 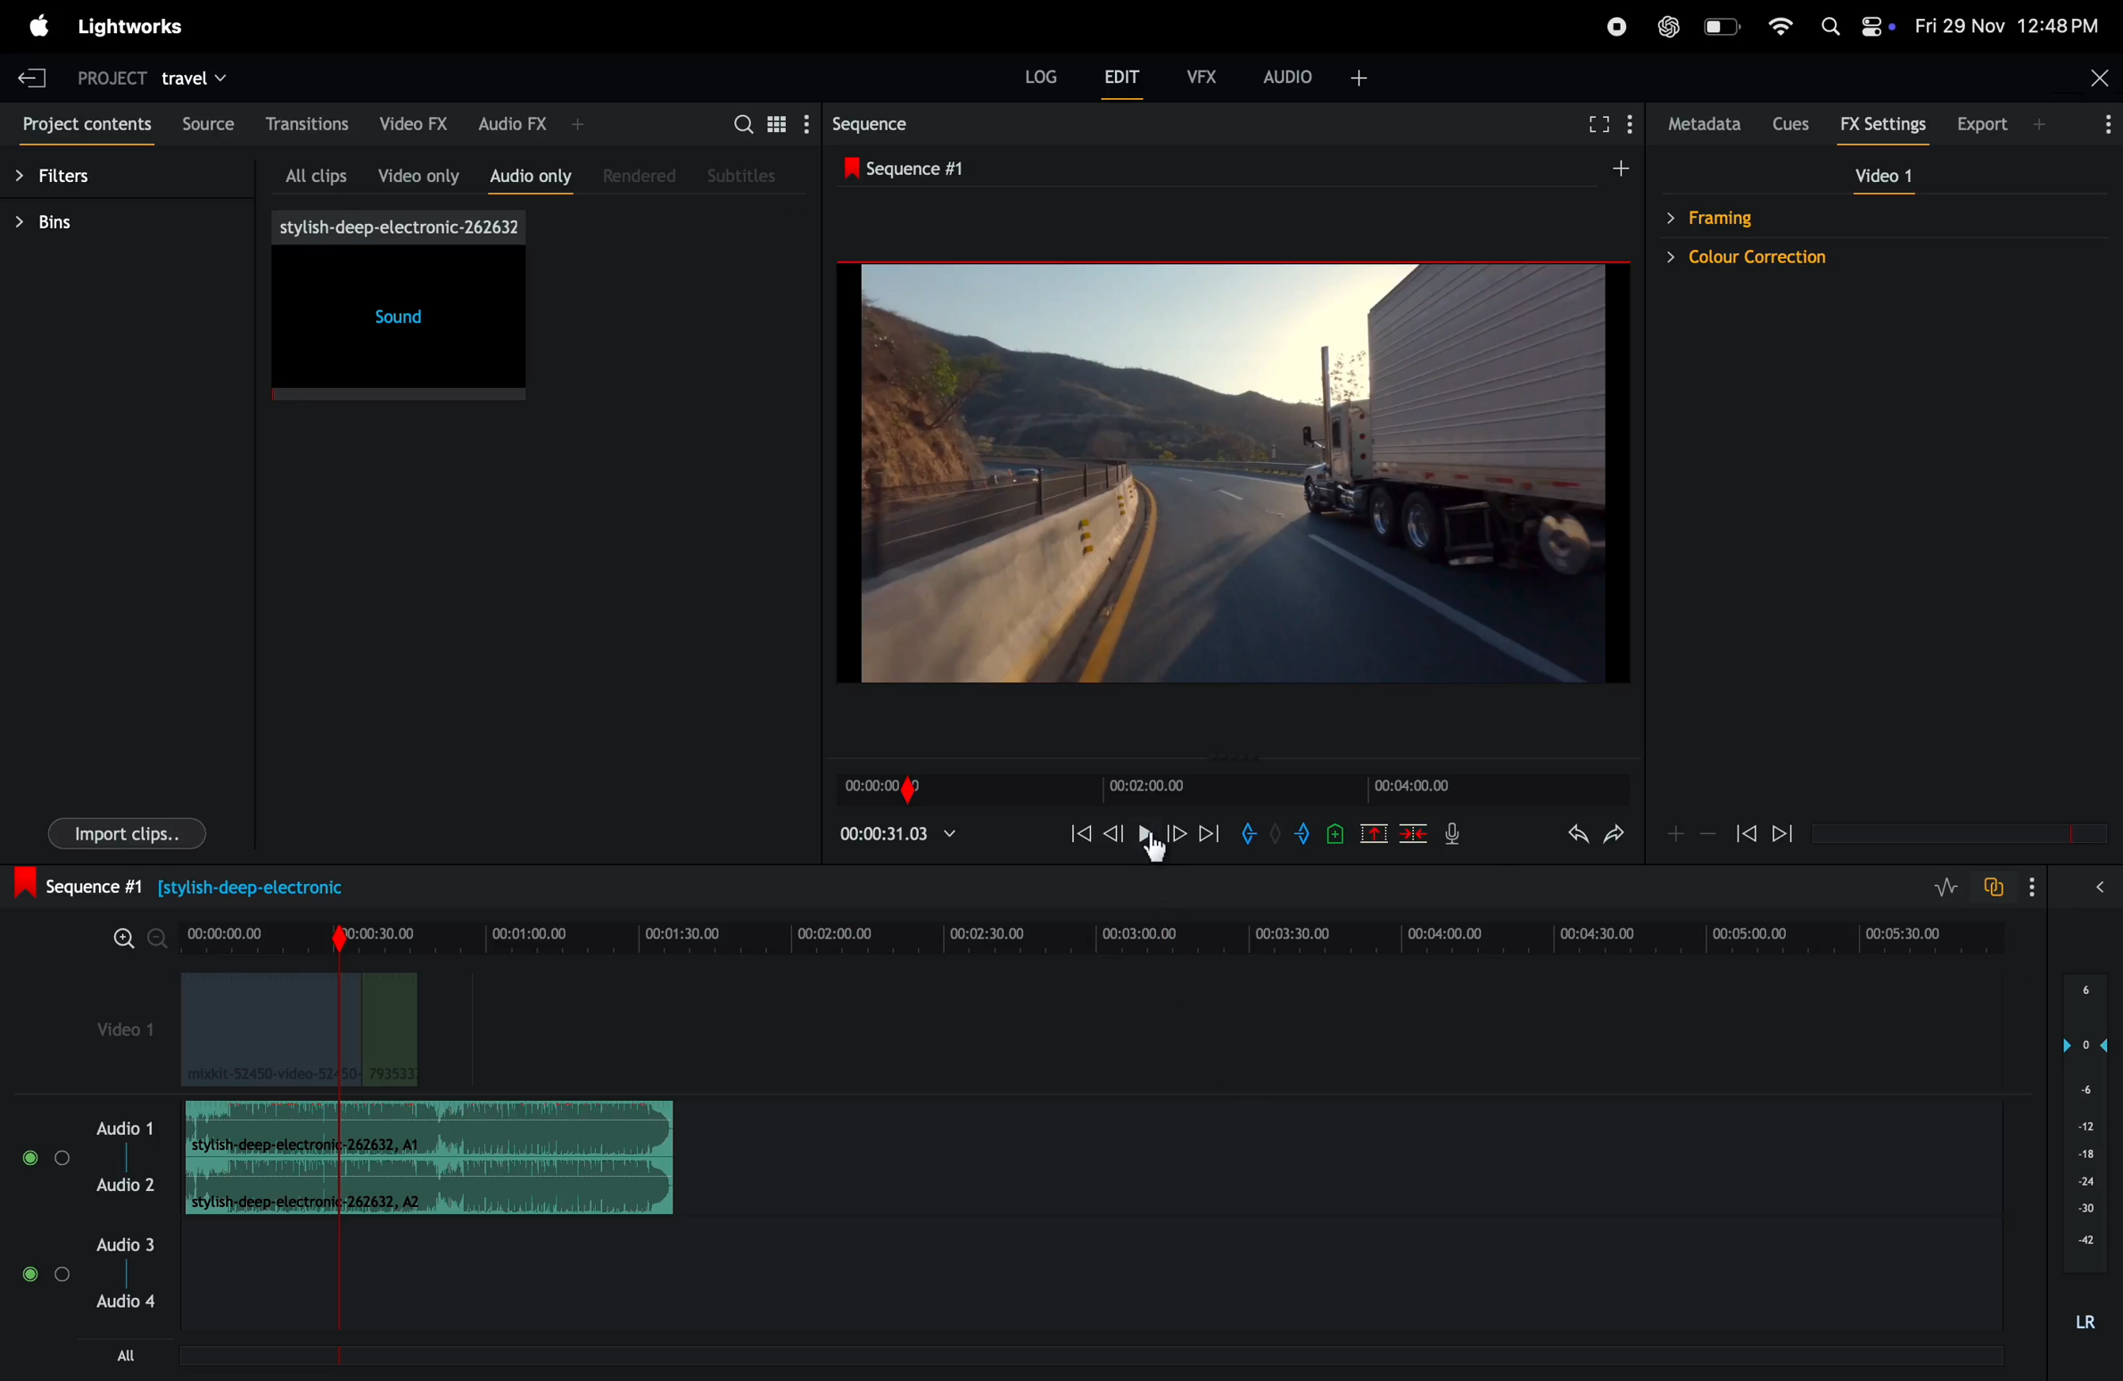 What do you see at coordinates (644, 175) in the screenshot?
I see `rendered` at bounding box center [644, 175].